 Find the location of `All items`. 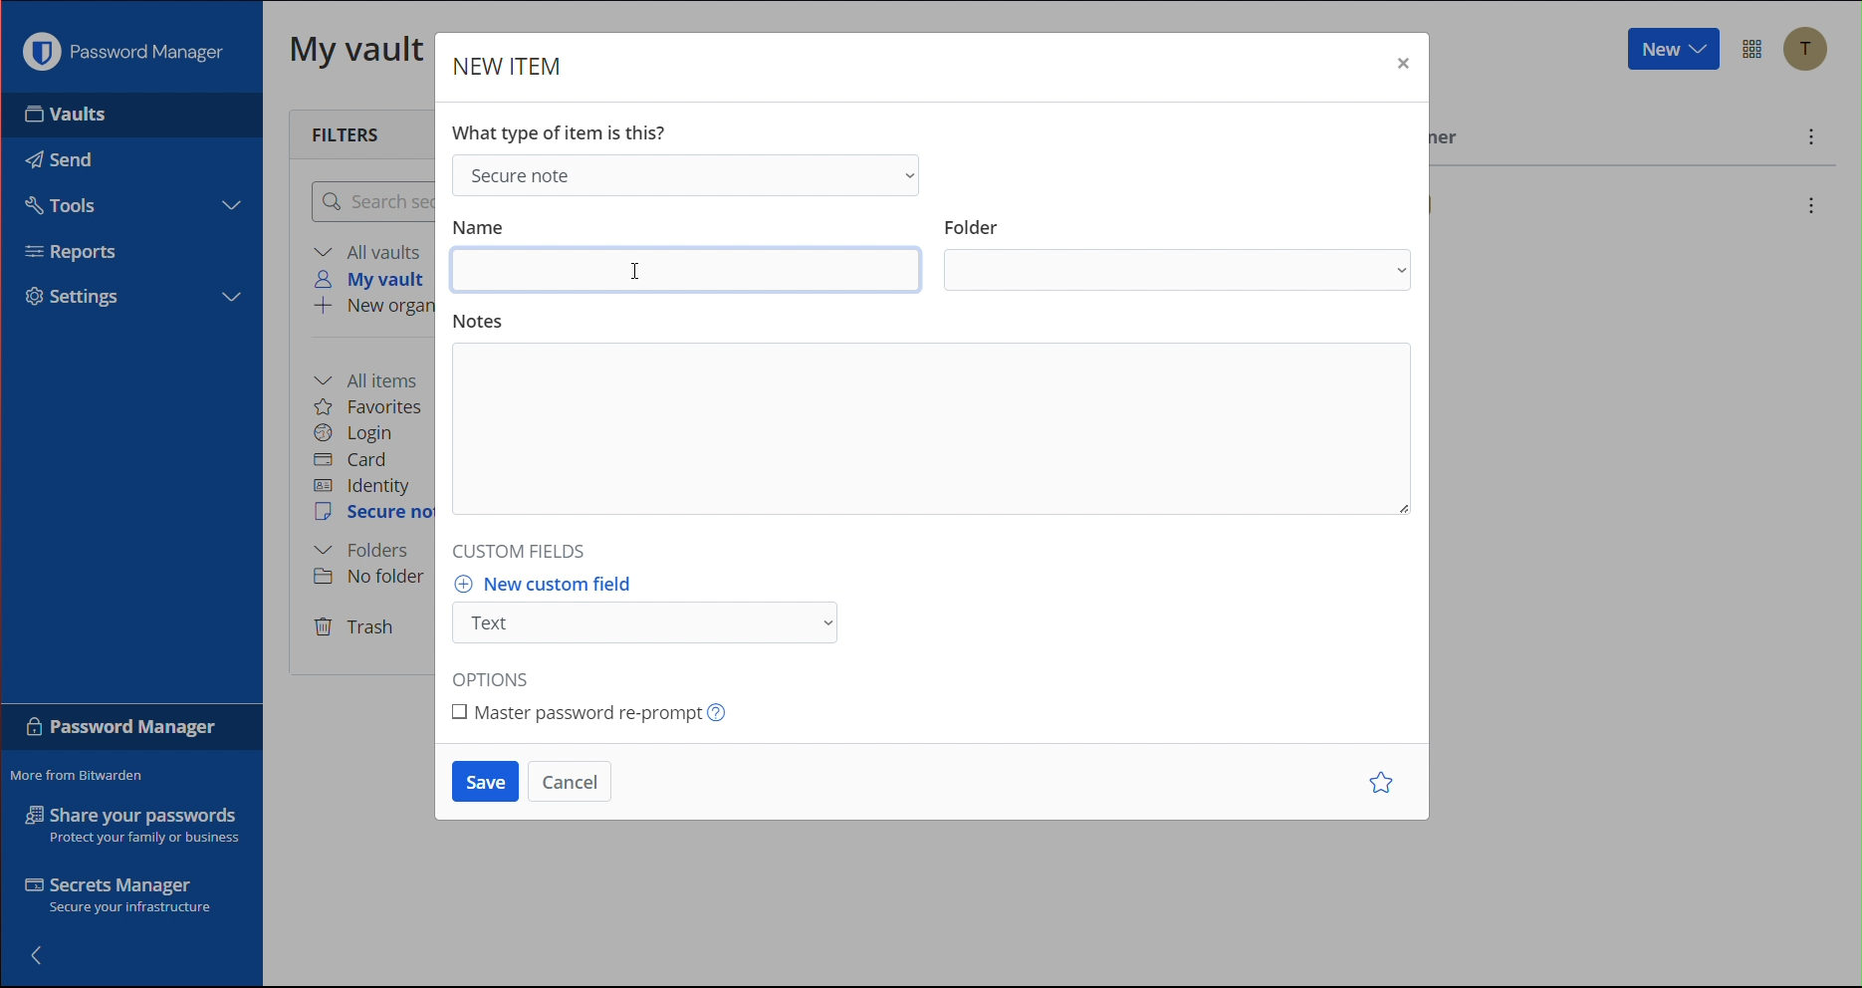

All items is located at coordinates (372, 378).